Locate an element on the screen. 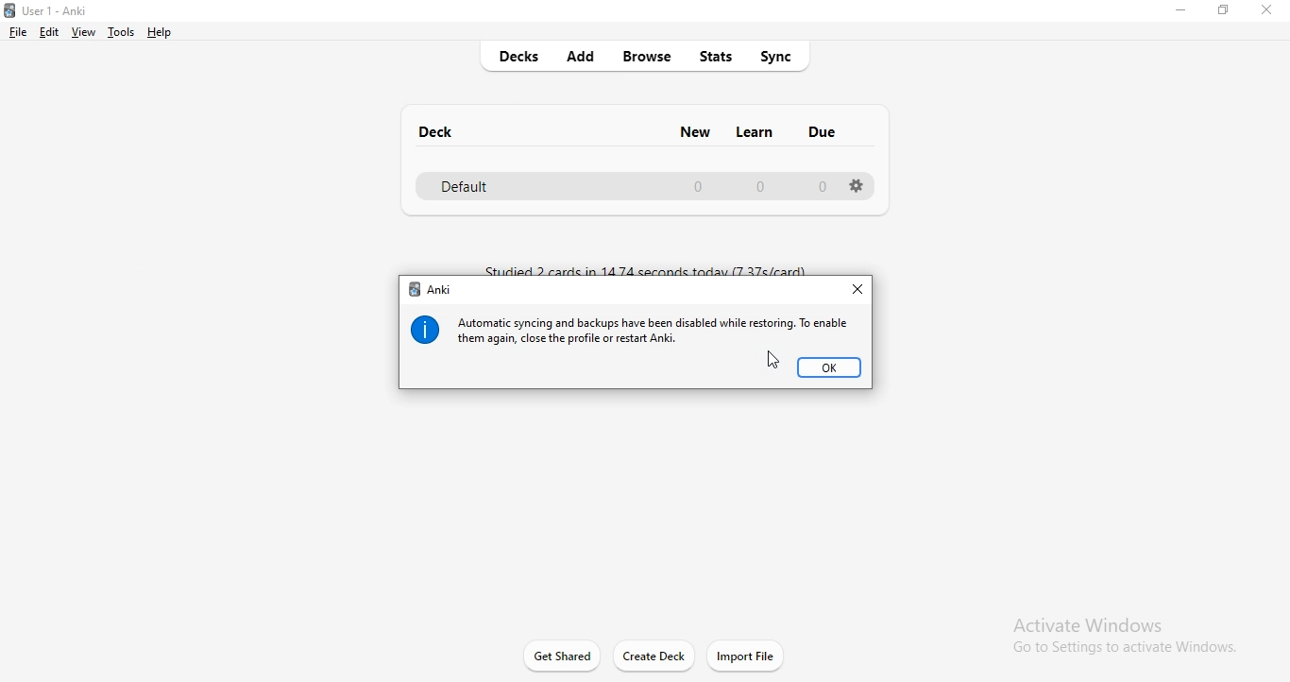  create deck is located at coordinates (655, 656).